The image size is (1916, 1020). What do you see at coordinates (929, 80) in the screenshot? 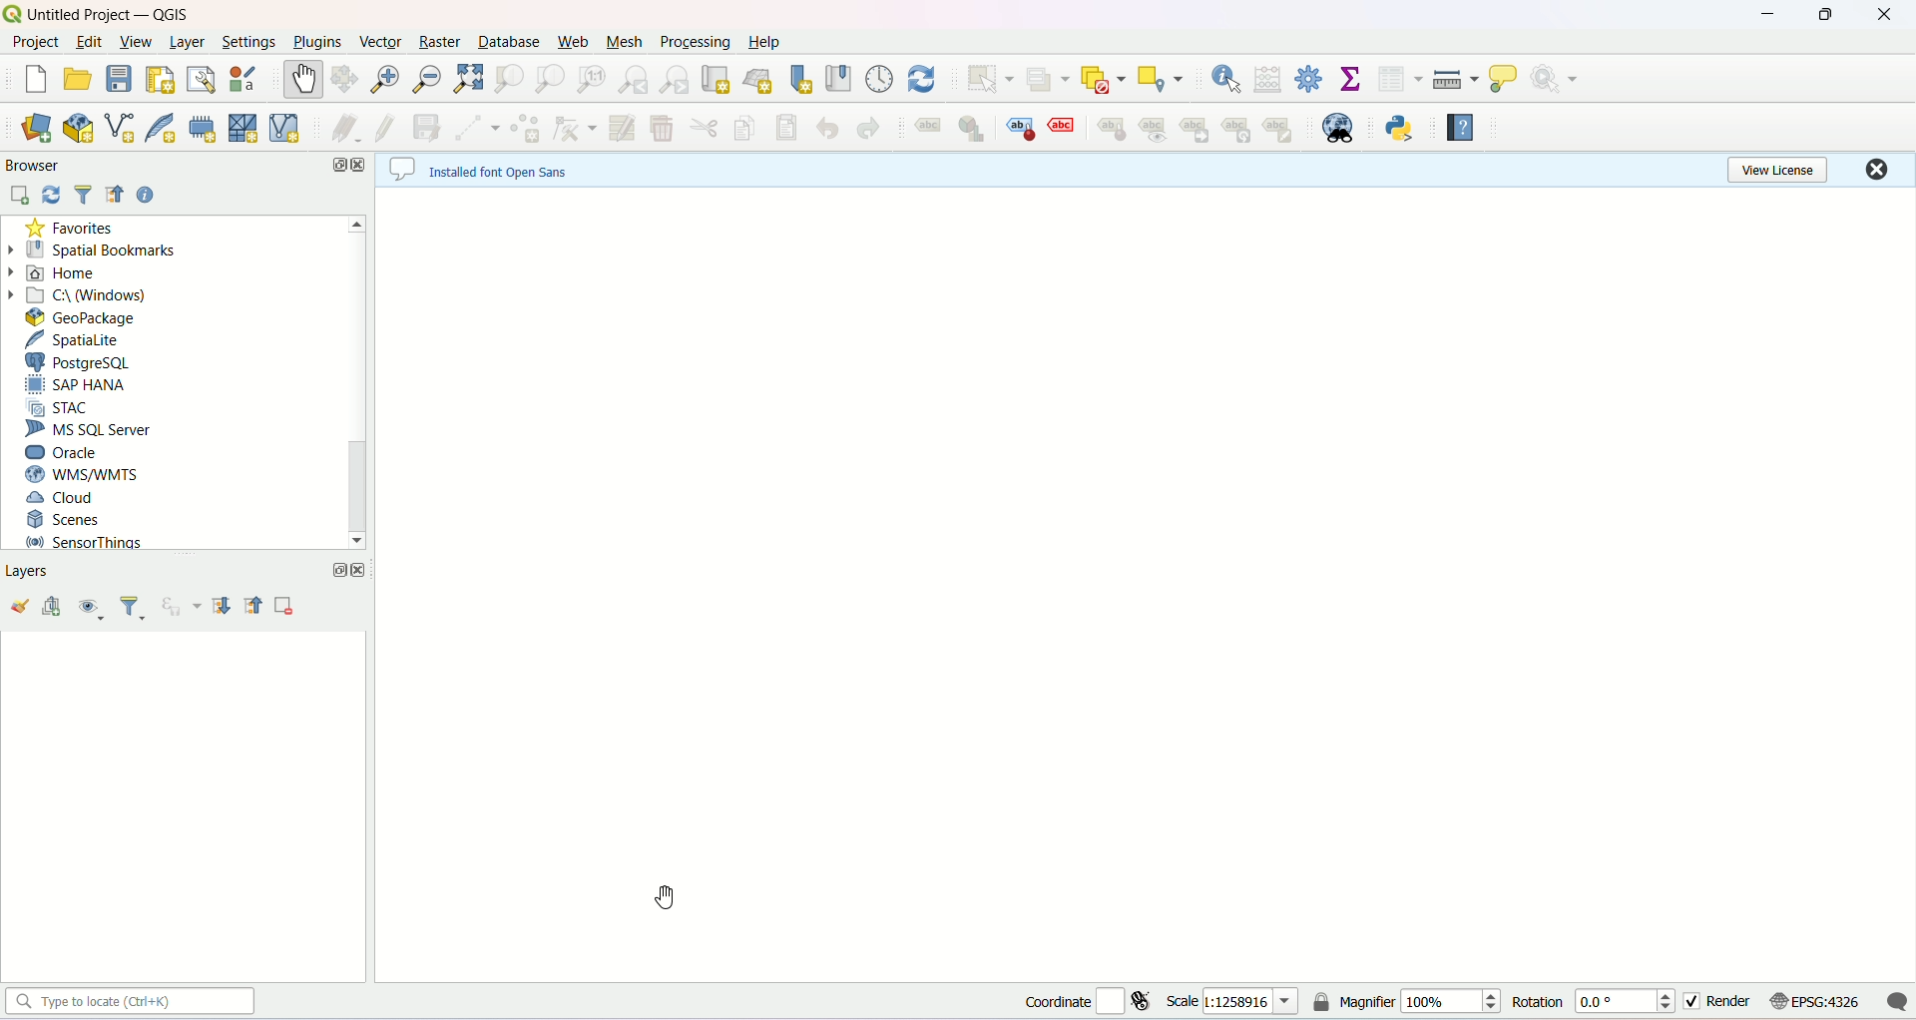
I see `refresh` at bounding box center [929, 80].